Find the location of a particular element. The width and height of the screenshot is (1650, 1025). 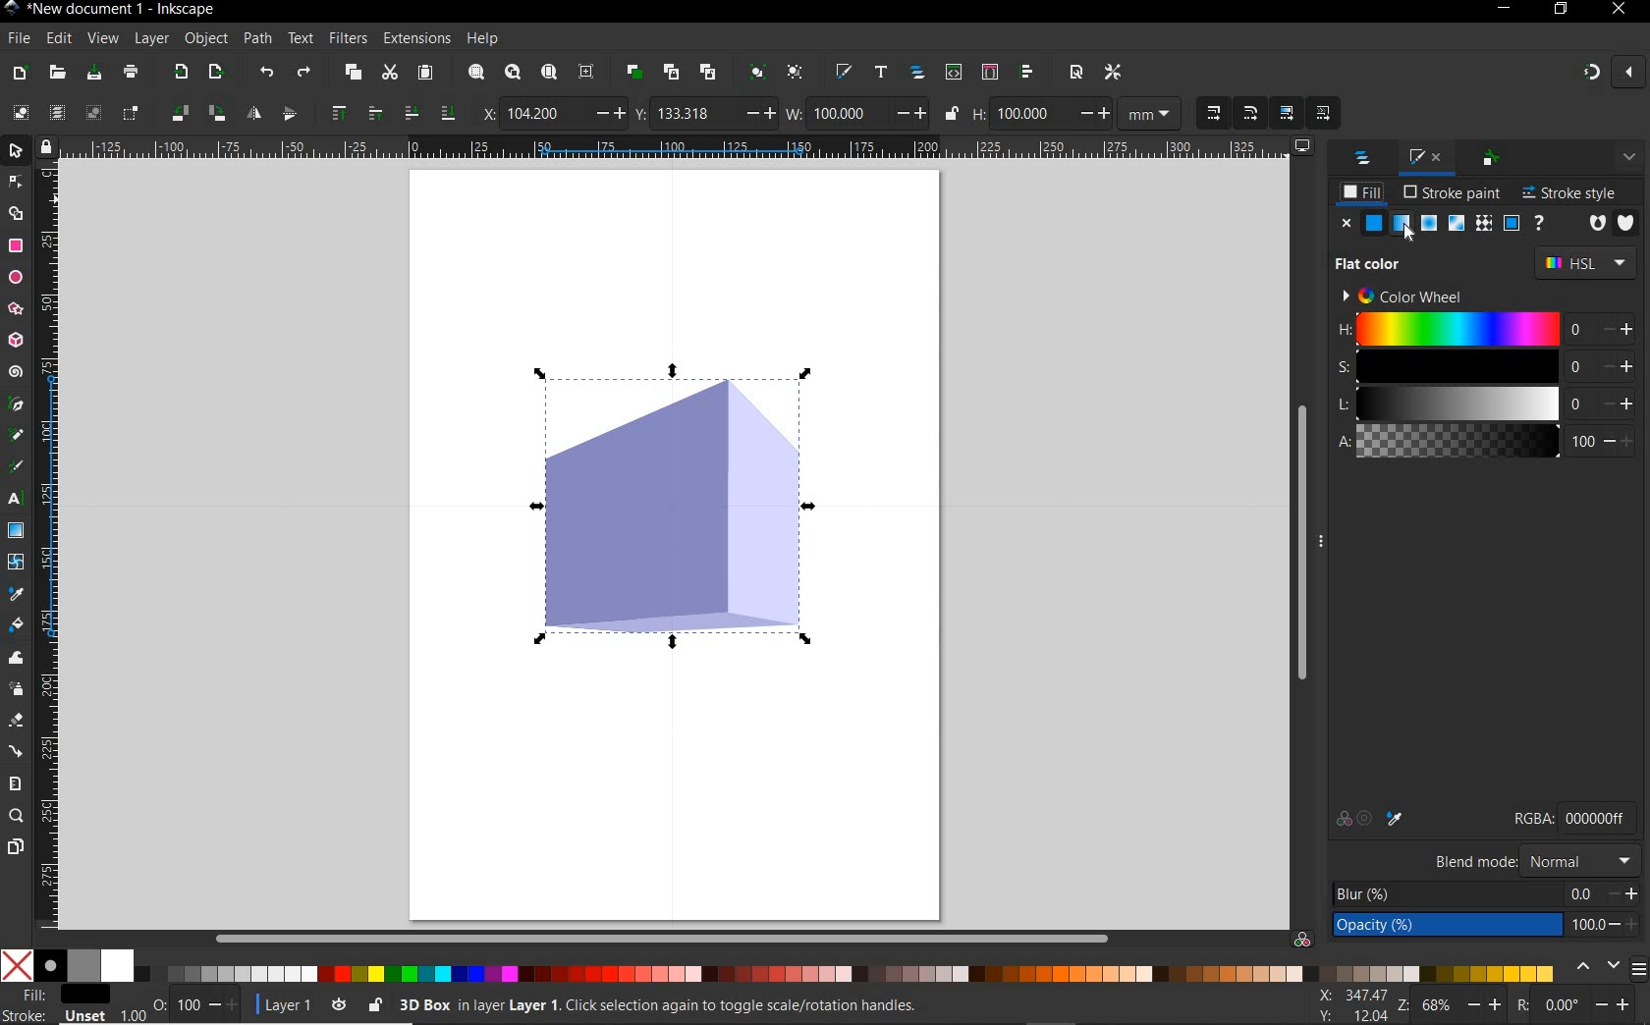

ROTATION is located at coordinates (1520, 1004).